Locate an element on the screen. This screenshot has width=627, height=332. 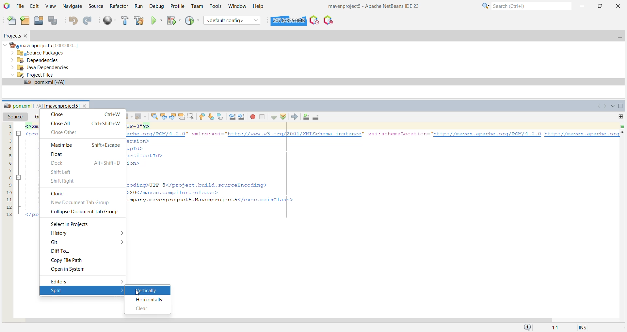
Dock is located at coordinates (85, 163).